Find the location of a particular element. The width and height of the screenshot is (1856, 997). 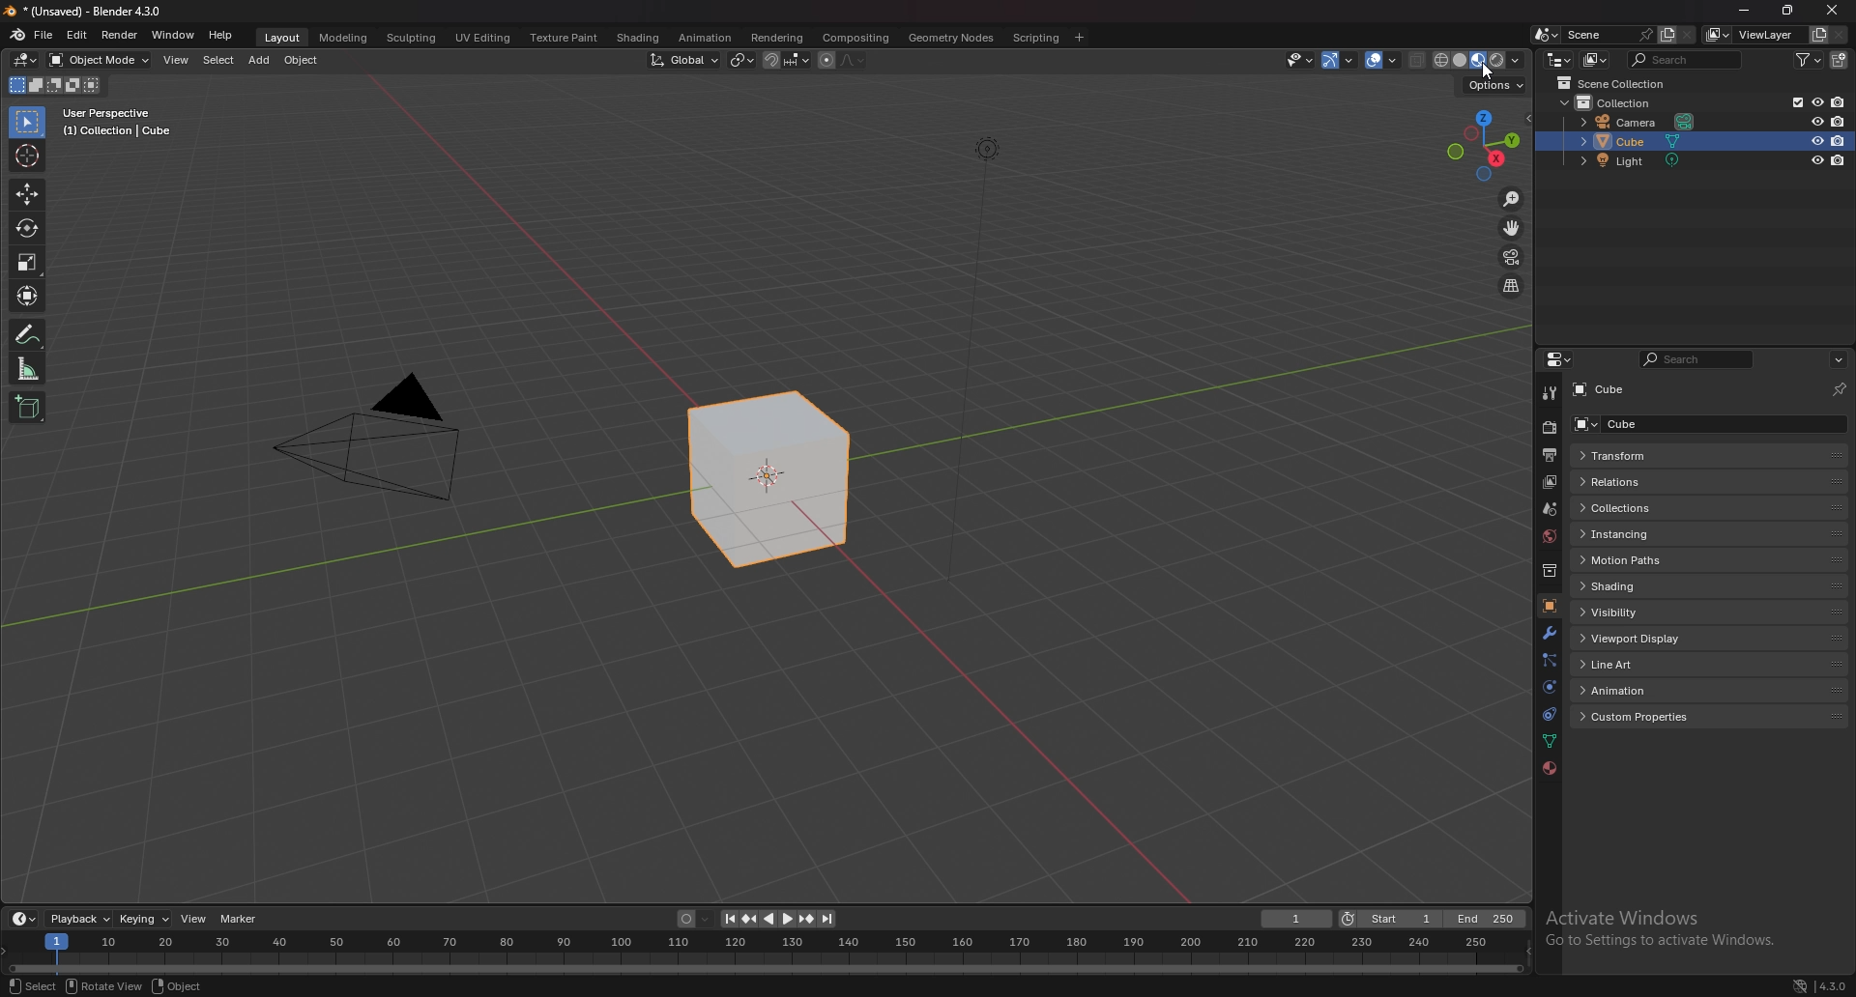

perspective/orthographic is located at coordinates (1513, 286).